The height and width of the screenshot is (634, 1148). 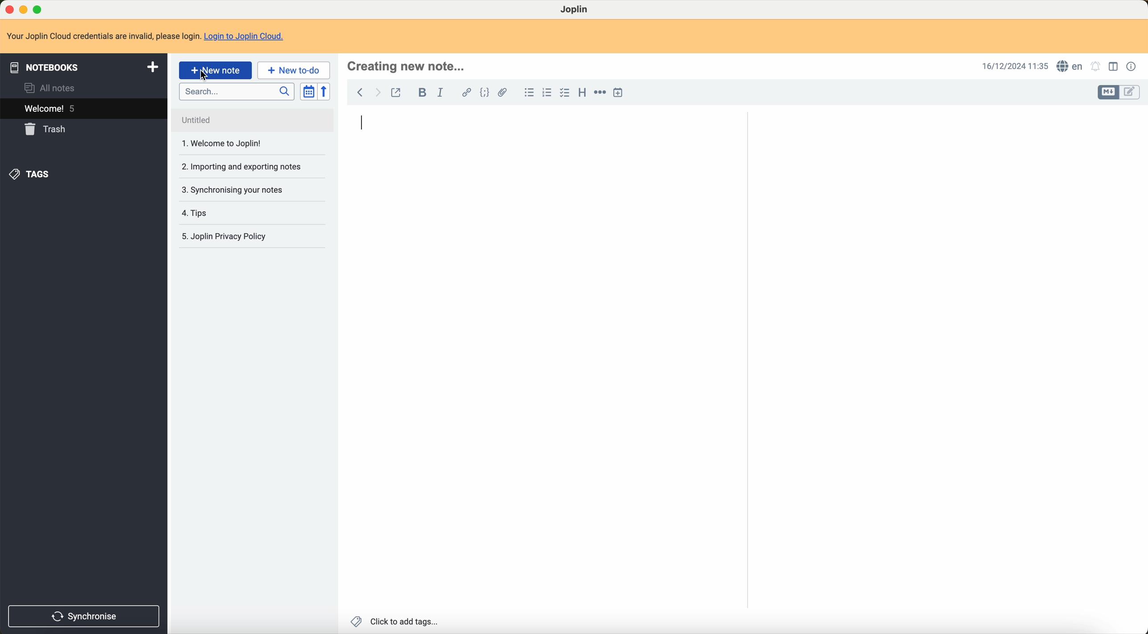 What do you see at coordinates (580, 93) in the screenshot?
I see `heading` at bounding box center [580, 93].